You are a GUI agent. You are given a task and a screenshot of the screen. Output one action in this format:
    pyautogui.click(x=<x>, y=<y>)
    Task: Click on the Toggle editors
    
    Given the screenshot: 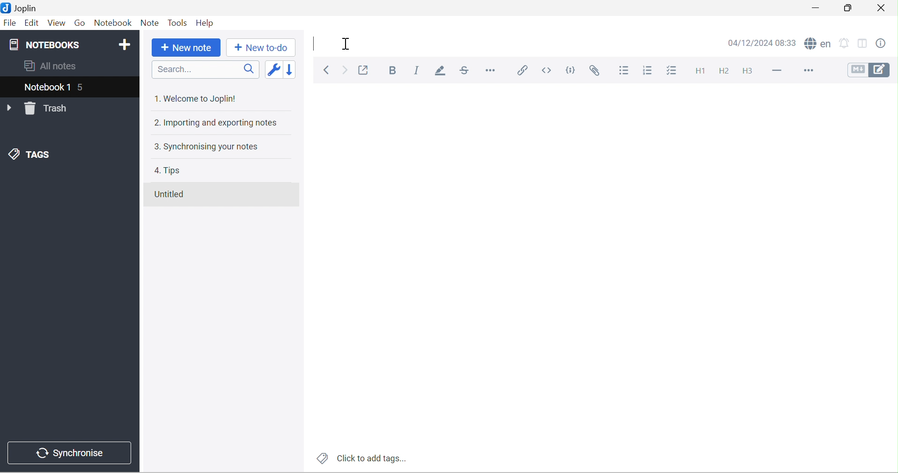 What is the action you would take?
    pyautogui.click(x=868, y=69)
    